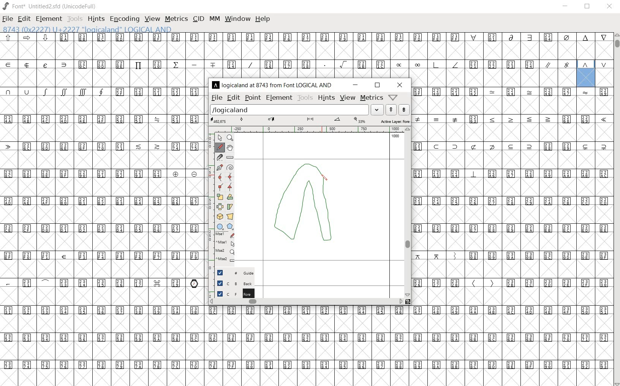 The height and width of the screenshot is (386, 620). What do you see at coordinates (372, 97) in the screenshot?
I see `metrics` at bounding box center [372, 97].